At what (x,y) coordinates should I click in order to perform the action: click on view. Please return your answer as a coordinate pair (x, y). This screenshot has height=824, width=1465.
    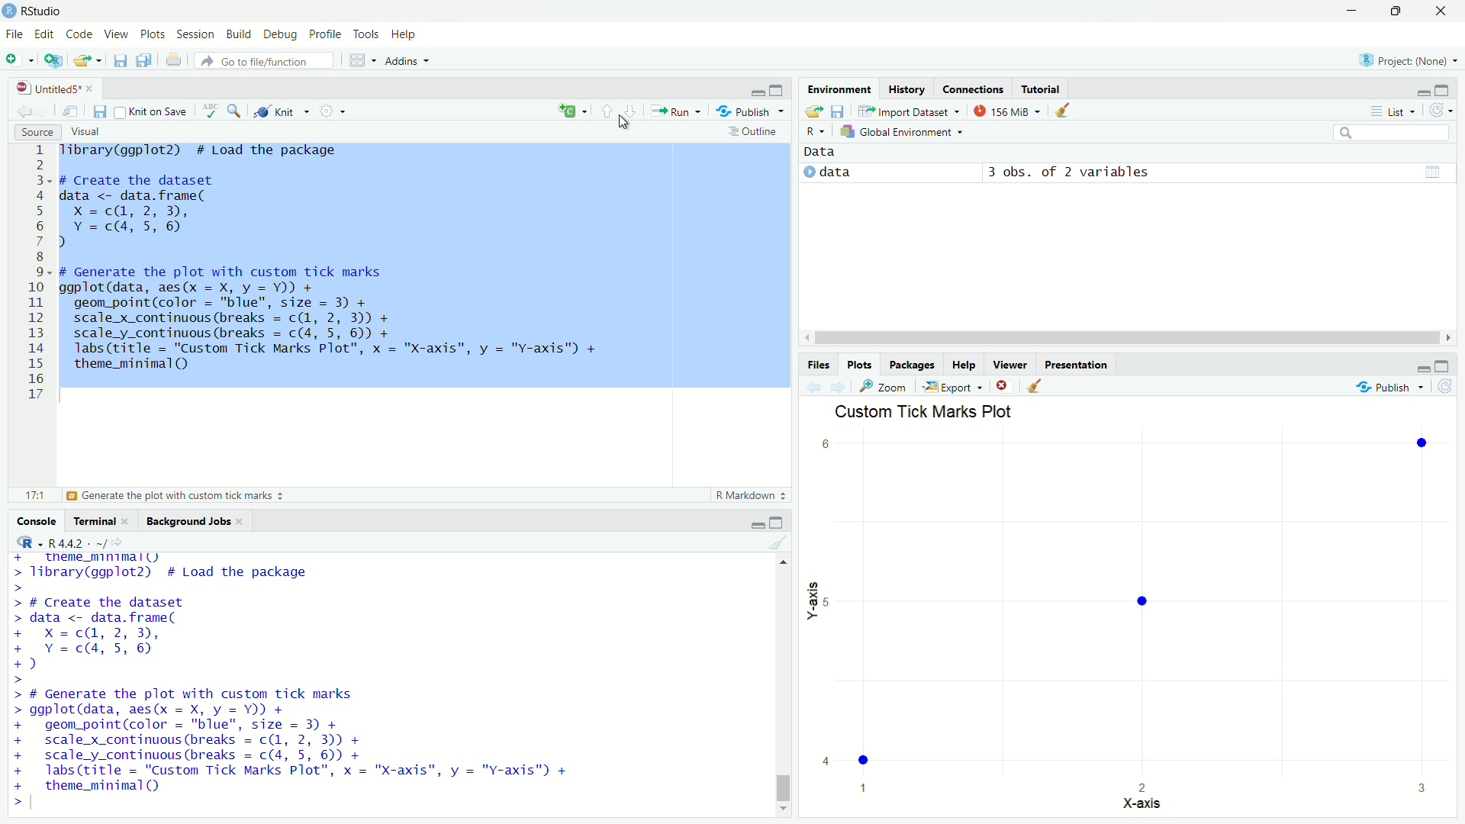
    Looking at the image, I should click on (116, 35).